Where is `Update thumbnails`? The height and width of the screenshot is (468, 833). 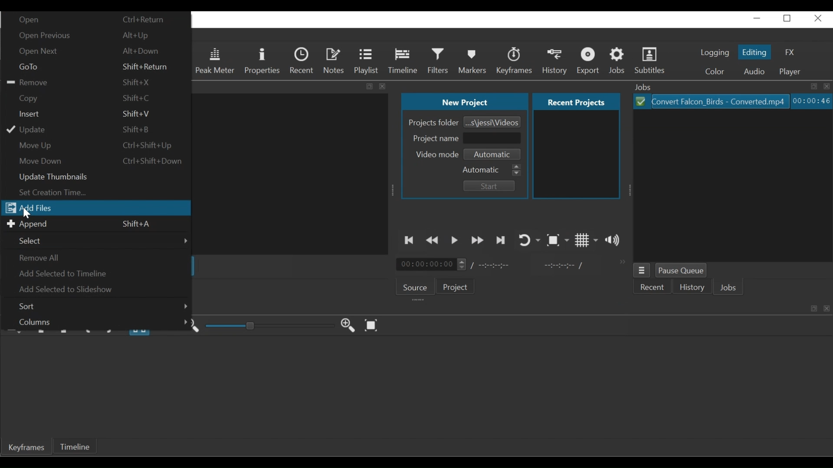
Update thumbnails is located at coordinates (98, 177).